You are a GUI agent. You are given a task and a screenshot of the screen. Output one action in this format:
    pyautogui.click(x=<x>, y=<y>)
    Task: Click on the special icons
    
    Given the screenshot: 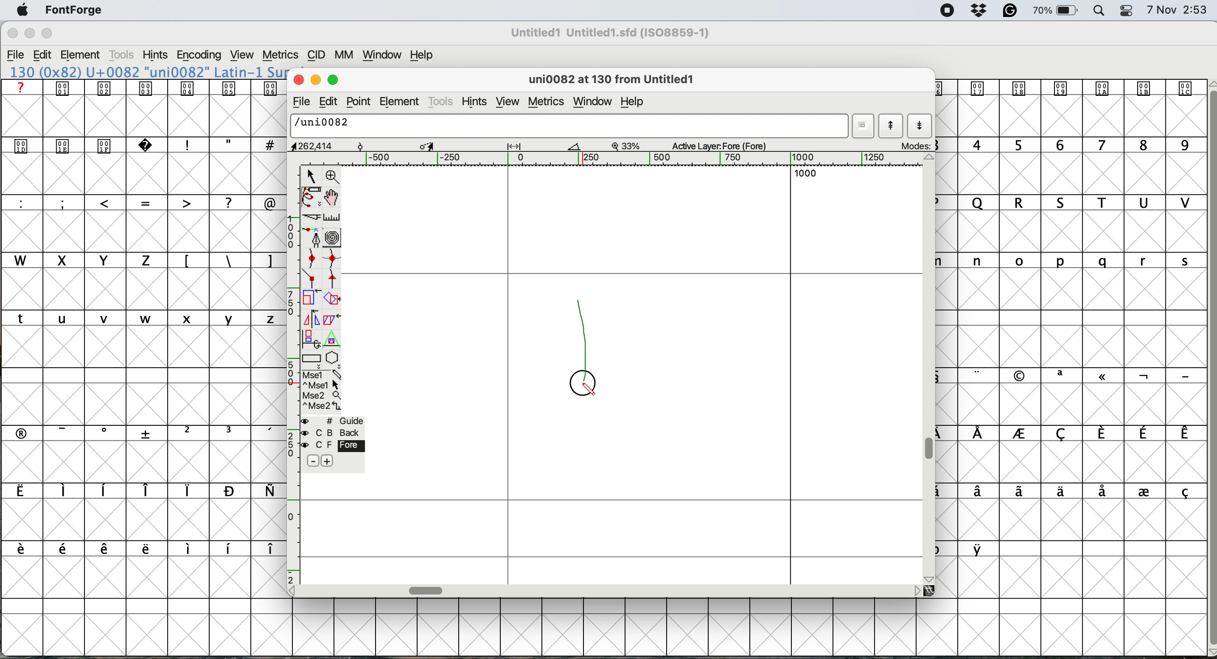 What is the action you would take?
    pyautogui.click(x=144, y=88)
    